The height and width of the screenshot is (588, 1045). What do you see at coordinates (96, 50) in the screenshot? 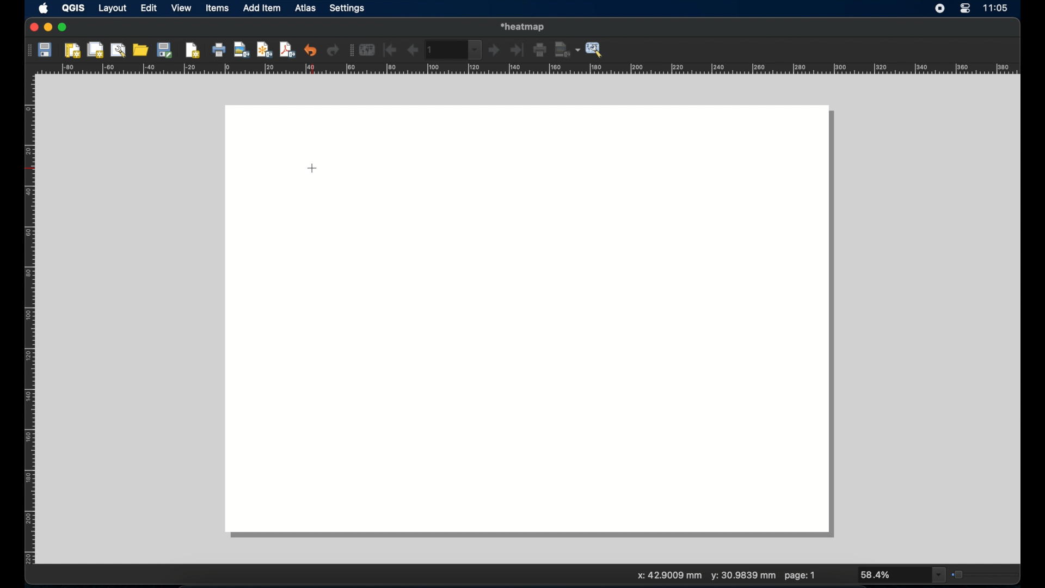
I see `duplicate layout` at bounding box center [96, 50].